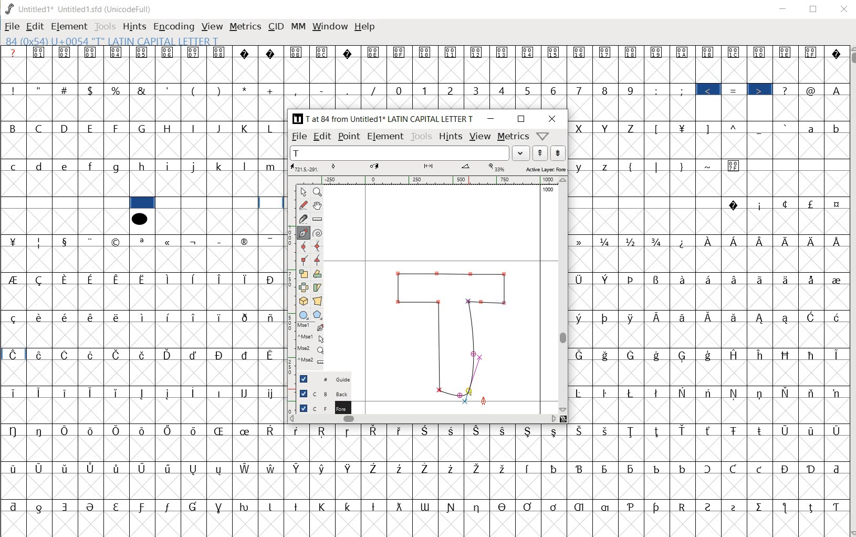 This screenshot has width=856, height=537. I want to click on Symbol, so click(429, 469).